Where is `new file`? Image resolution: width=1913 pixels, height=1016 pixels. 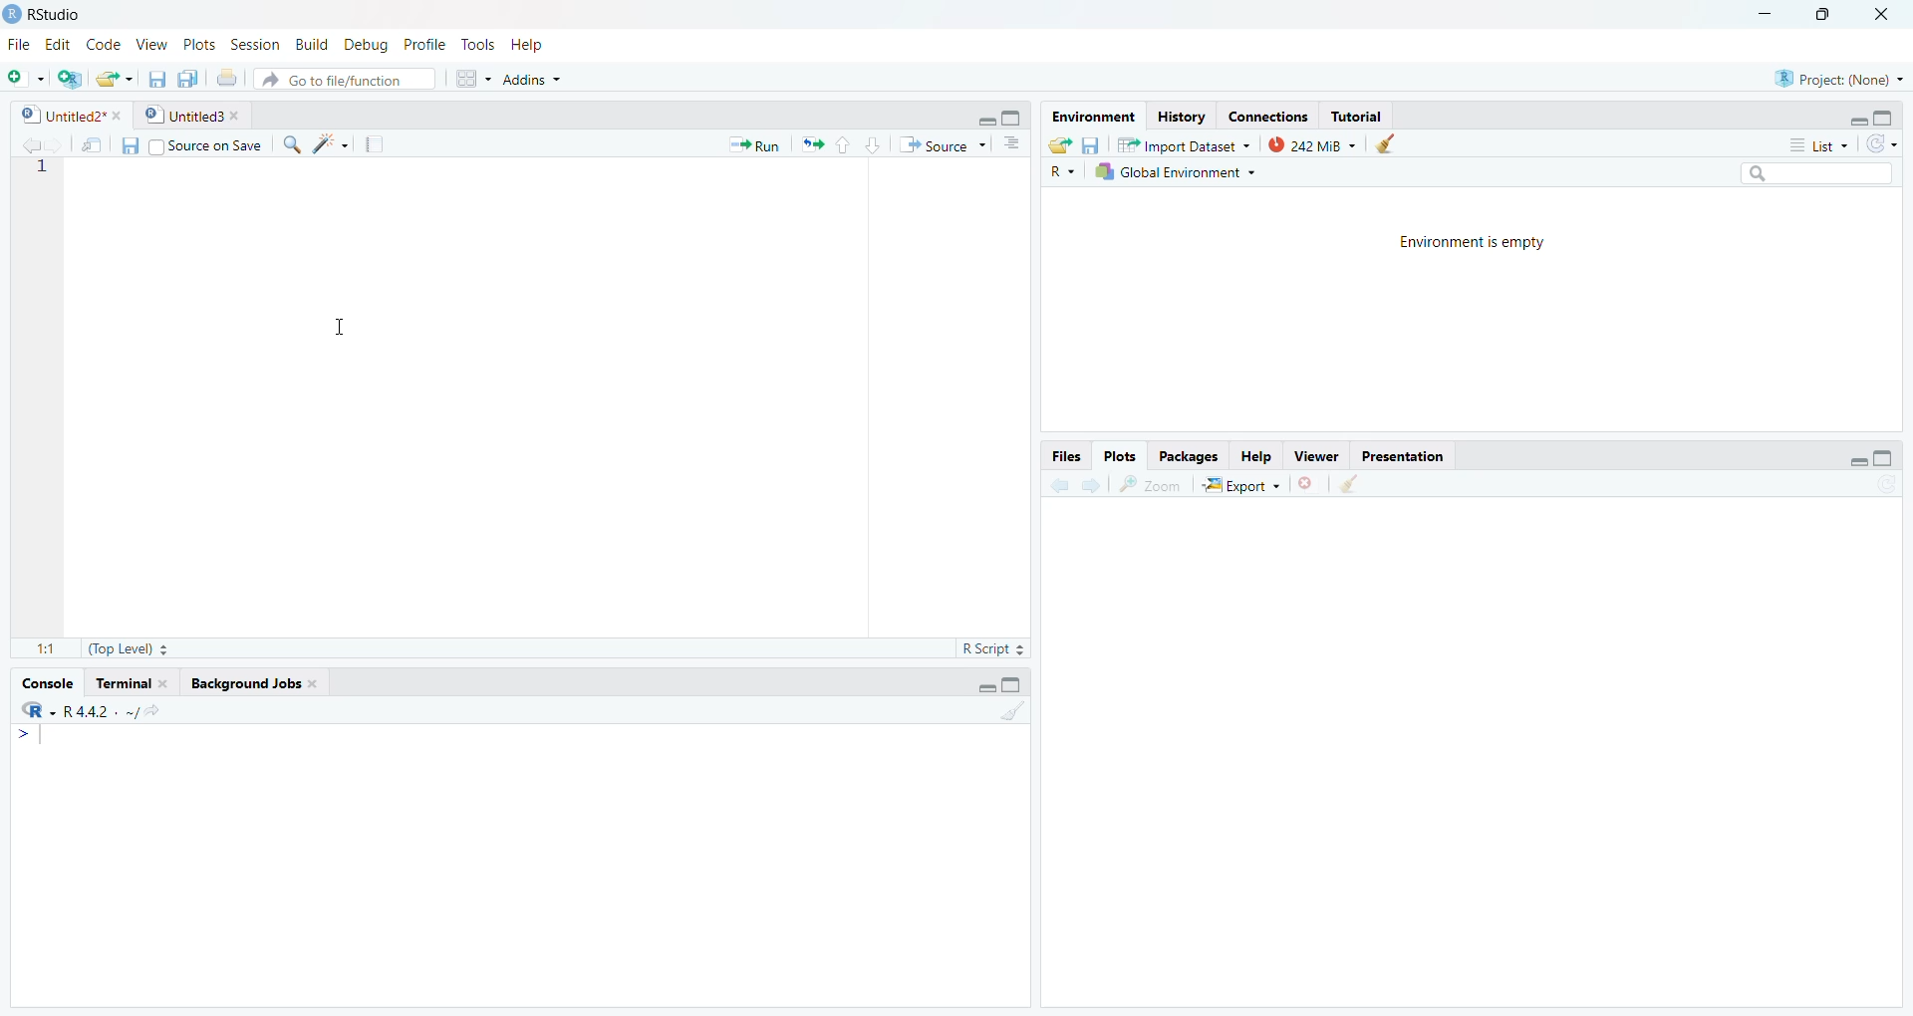 new file is located at coordinates (26, 79).